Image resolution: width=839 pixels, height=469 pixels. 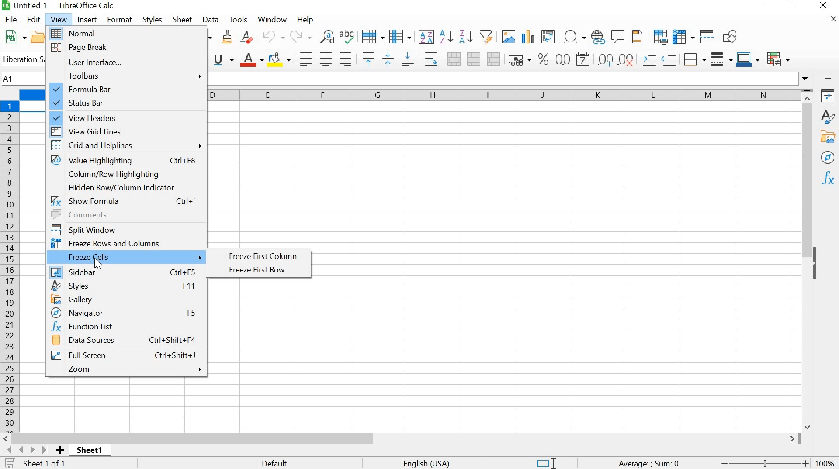 I want to click on INPUT LINE, so click(x=509, y=79).